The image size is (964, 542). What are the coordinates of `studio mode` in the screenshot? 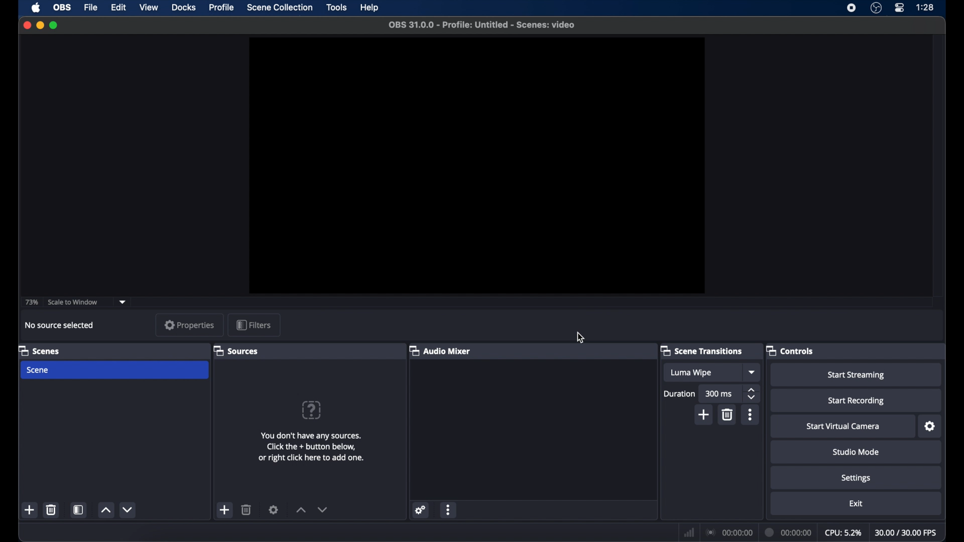 It's located at (856, 452).